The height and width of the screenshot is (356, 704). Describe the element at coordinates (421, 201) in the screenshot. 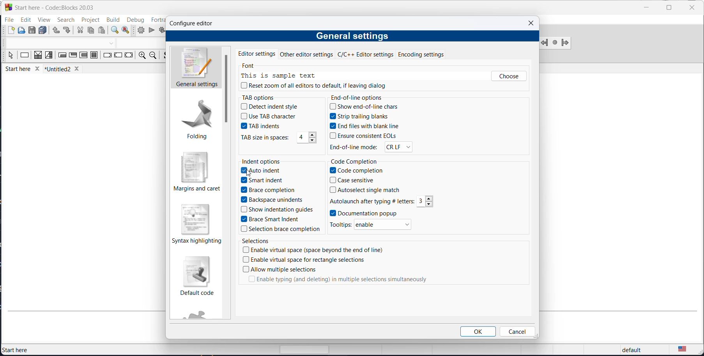

I see `autolaunch value` at that location.